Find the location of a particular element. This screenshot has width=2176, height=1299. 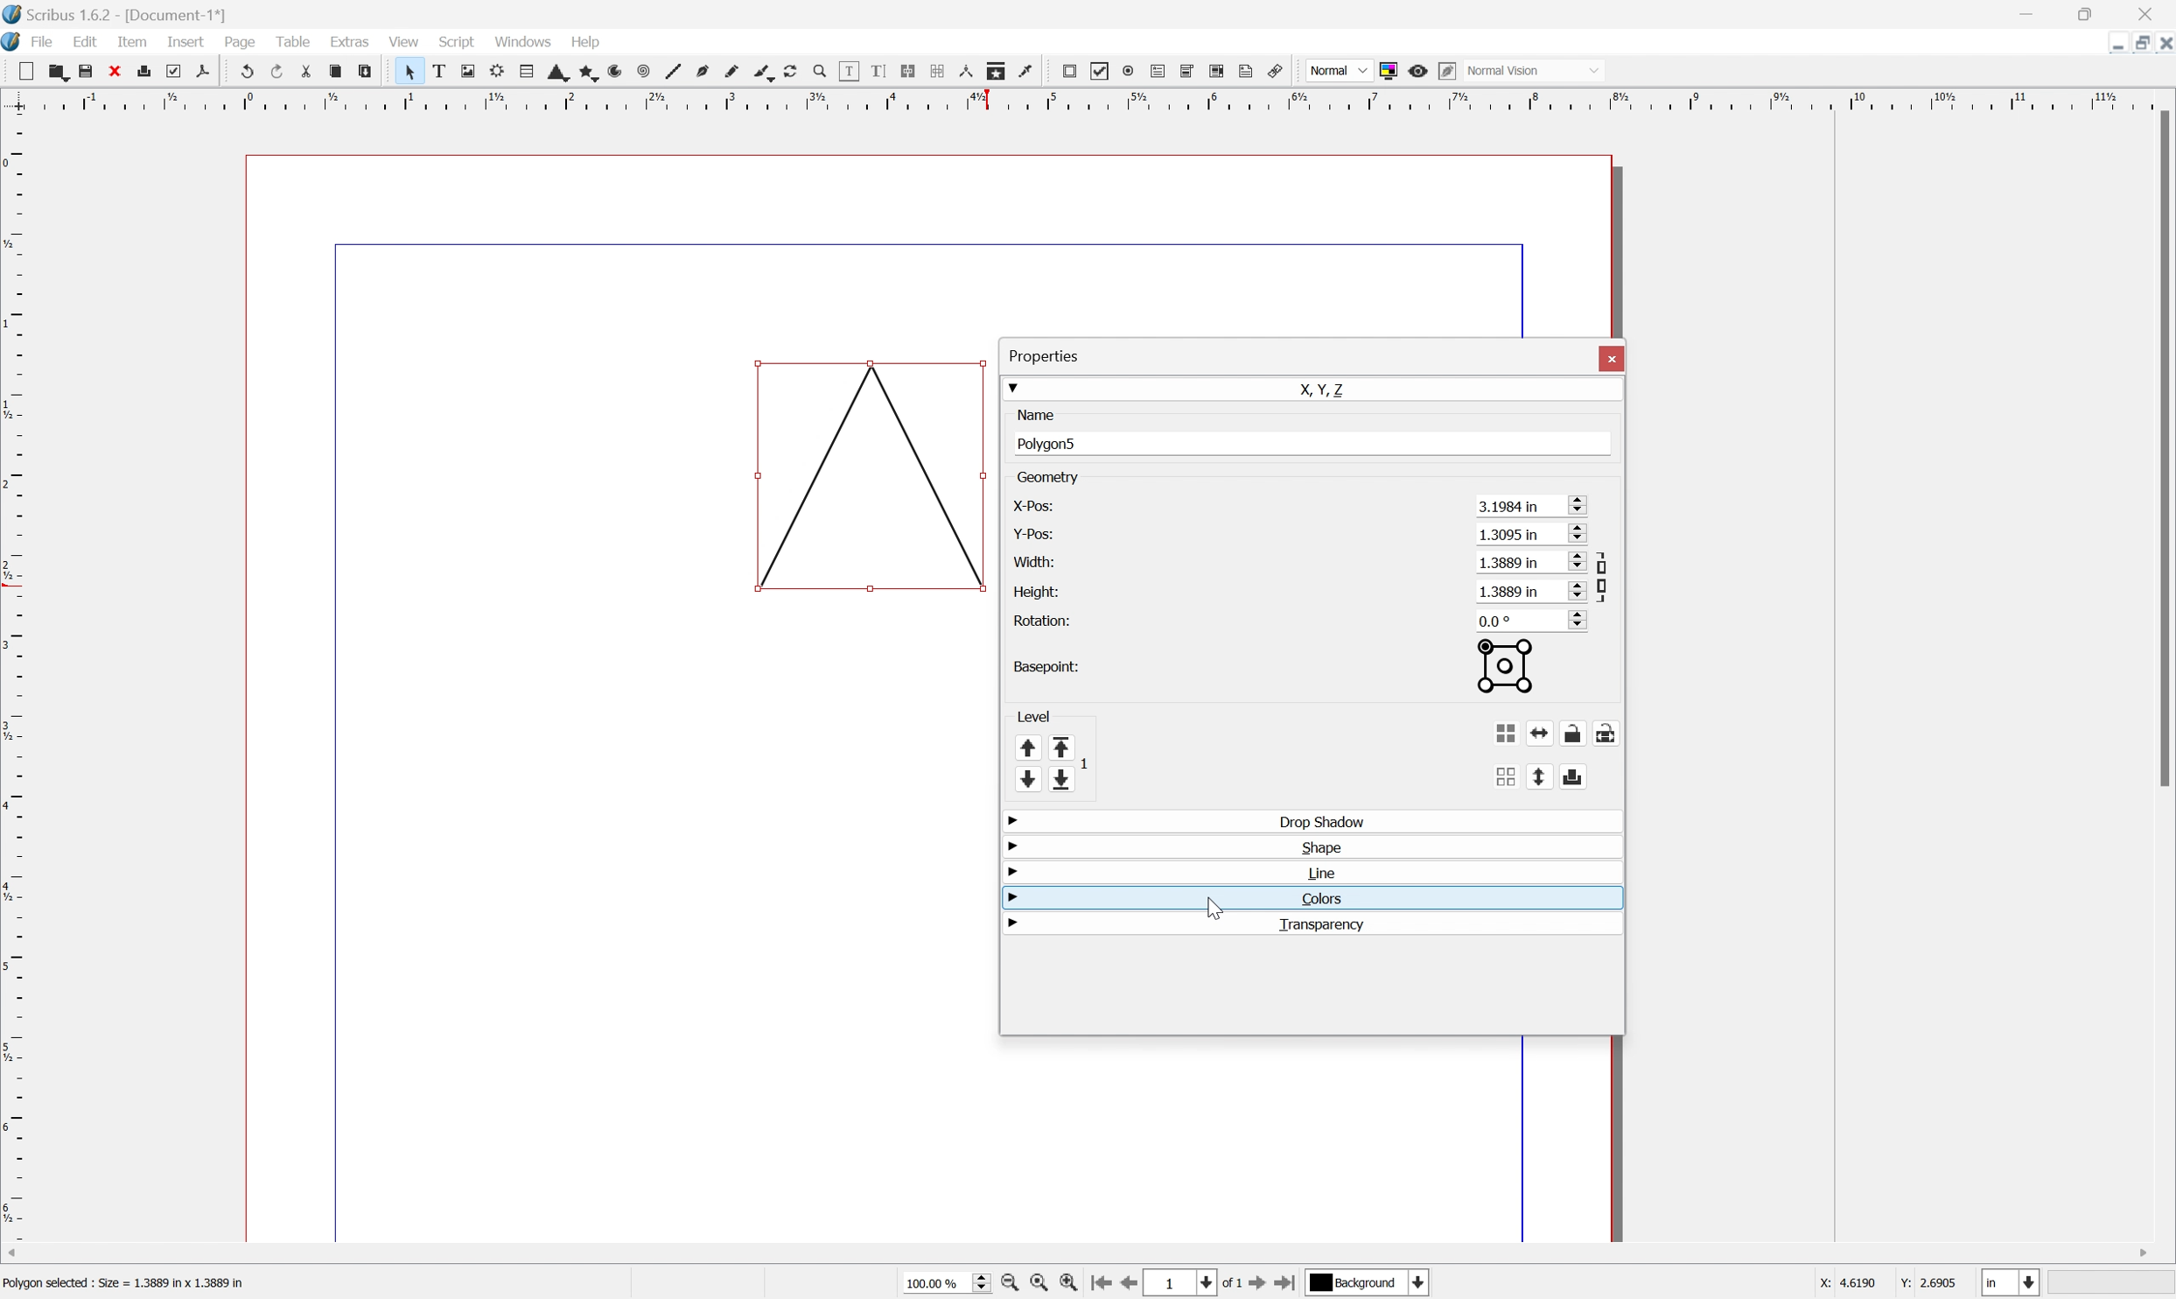

X: 4.6190 is located at coordinates (1843, 1284).